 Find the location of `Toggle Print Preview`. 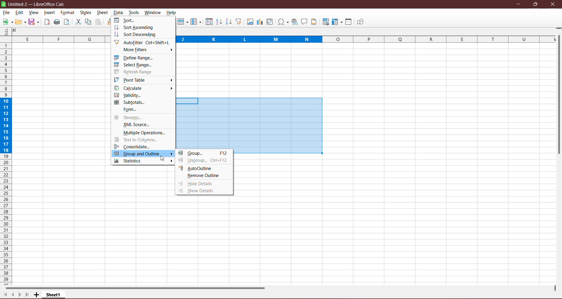

Toggle Print Preview is located at coordinates (68, 22).